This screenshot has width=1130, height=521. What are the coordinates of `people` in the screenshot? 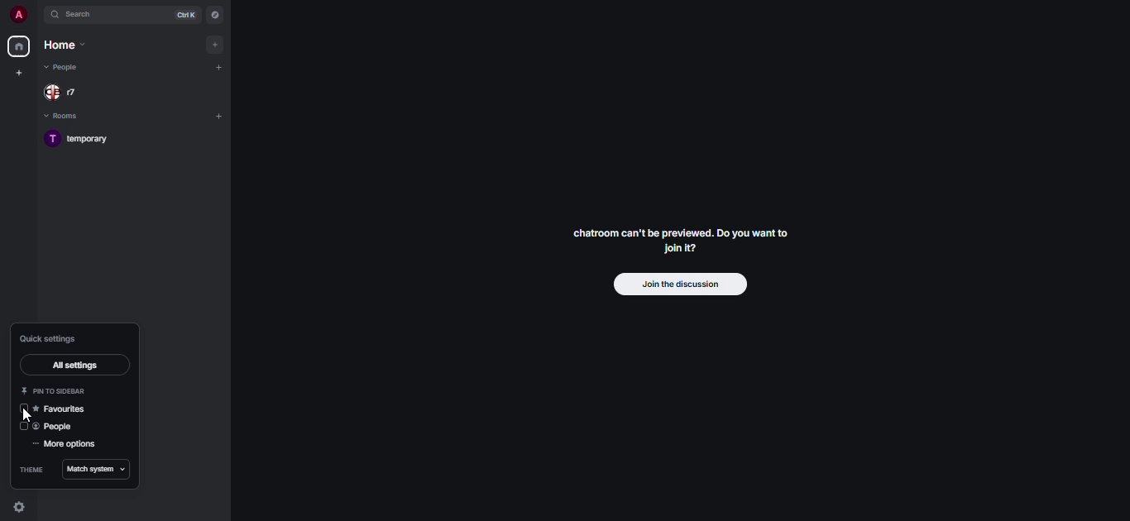 It's located at (58, 428).